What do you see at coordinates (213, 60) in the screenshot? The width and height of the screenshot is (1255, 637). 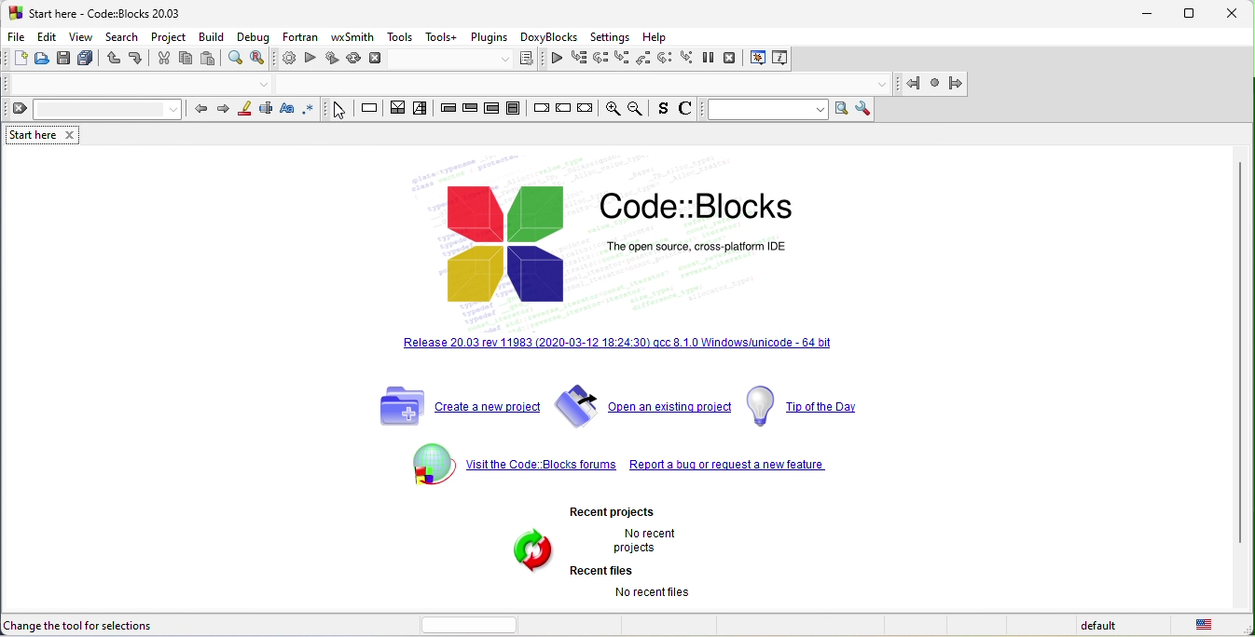 I see `paste` at bounding box center [213, 60].